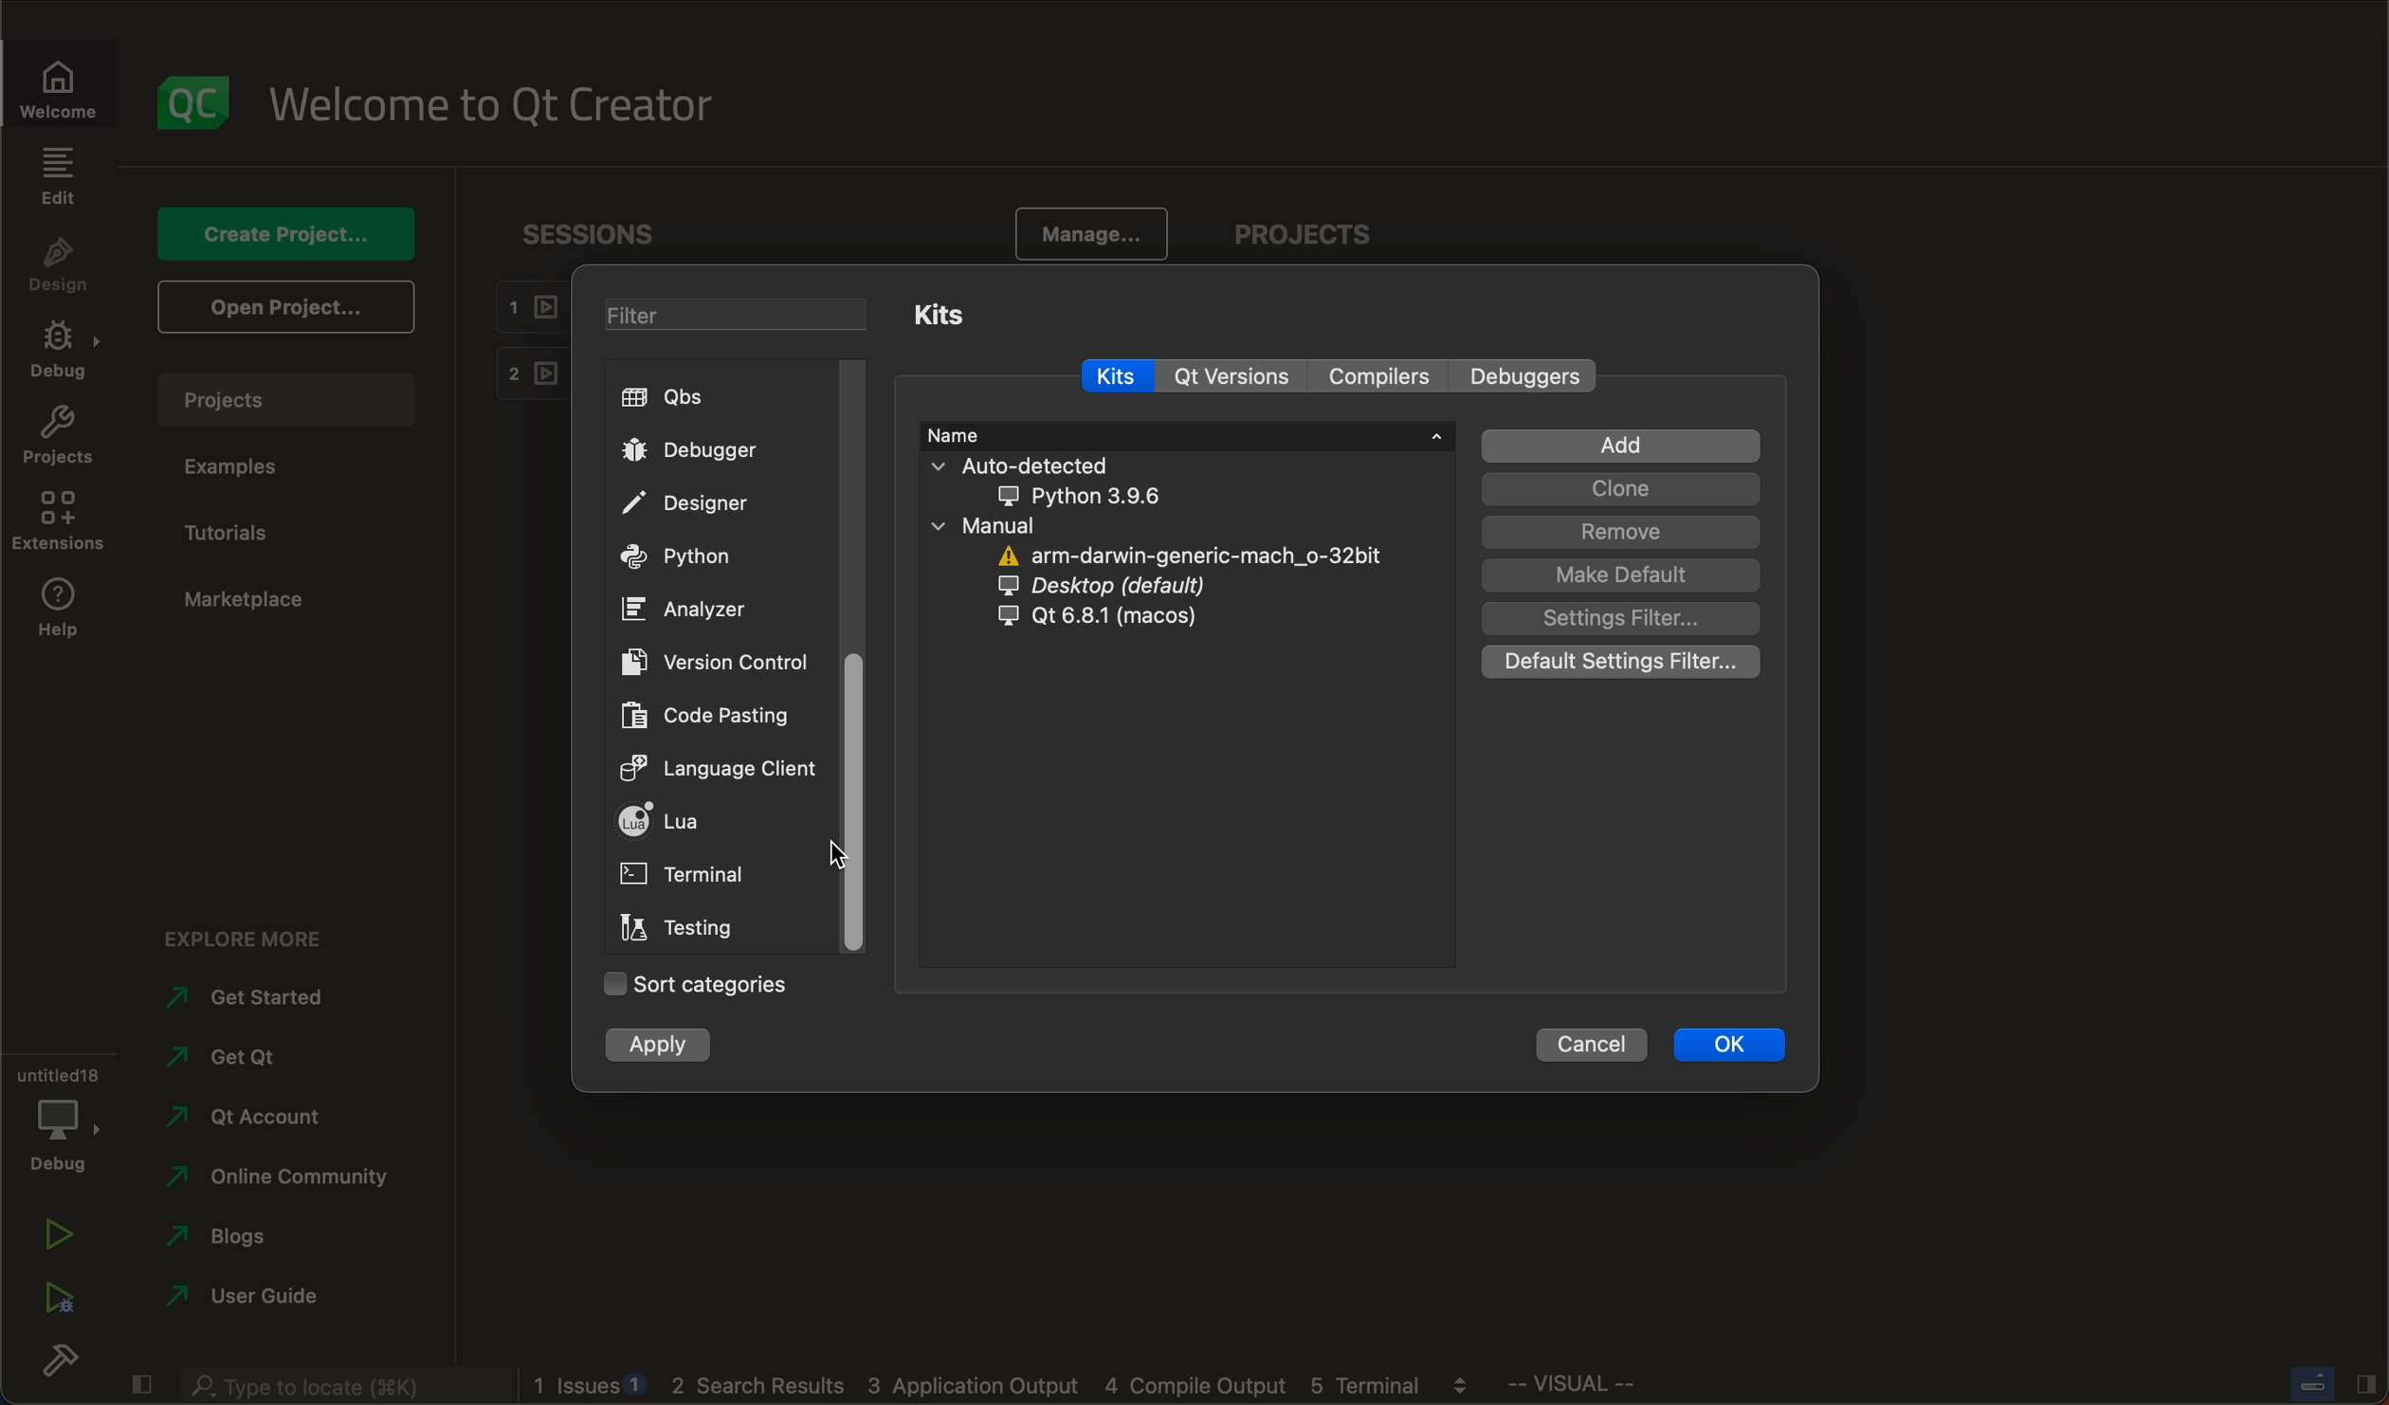 This screenshot has width=2389, height=1405. What do you see at coordinates (708, 450) in the screenshot?
I see `debugger` at bounding box center [708, 450].